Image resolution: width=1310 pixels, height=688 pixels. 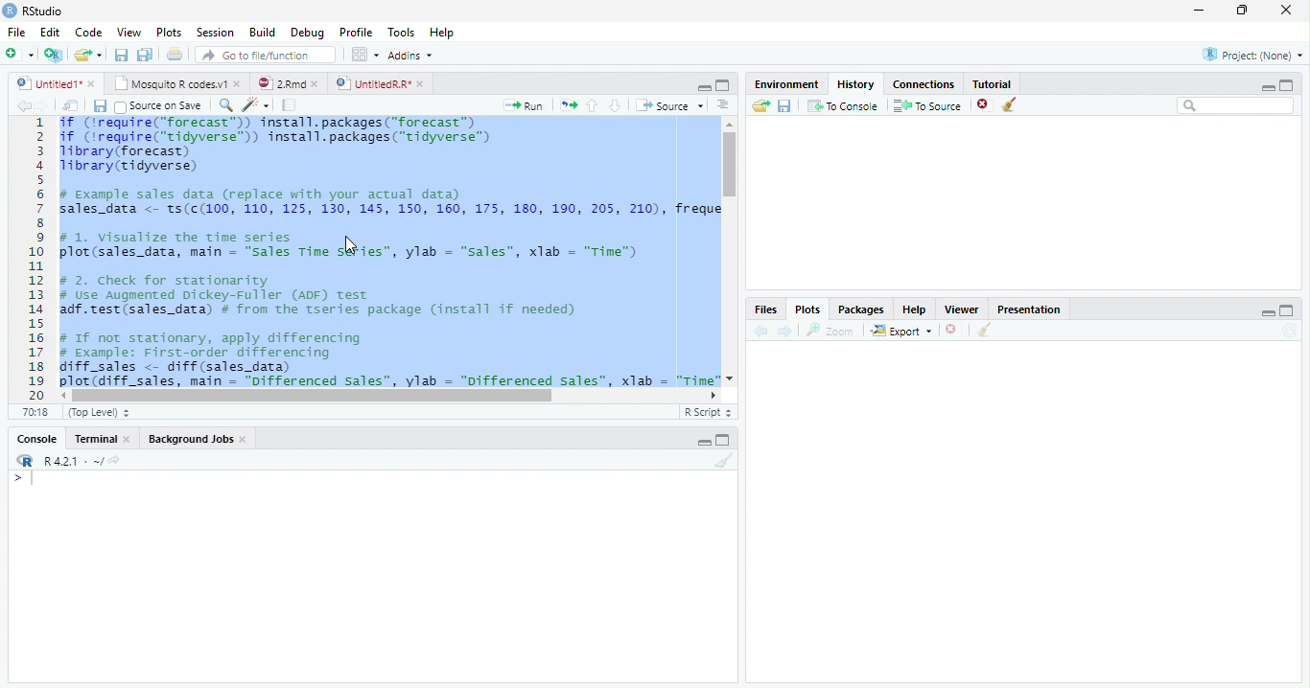 I want to click on Help, so click(x=916, y=310).